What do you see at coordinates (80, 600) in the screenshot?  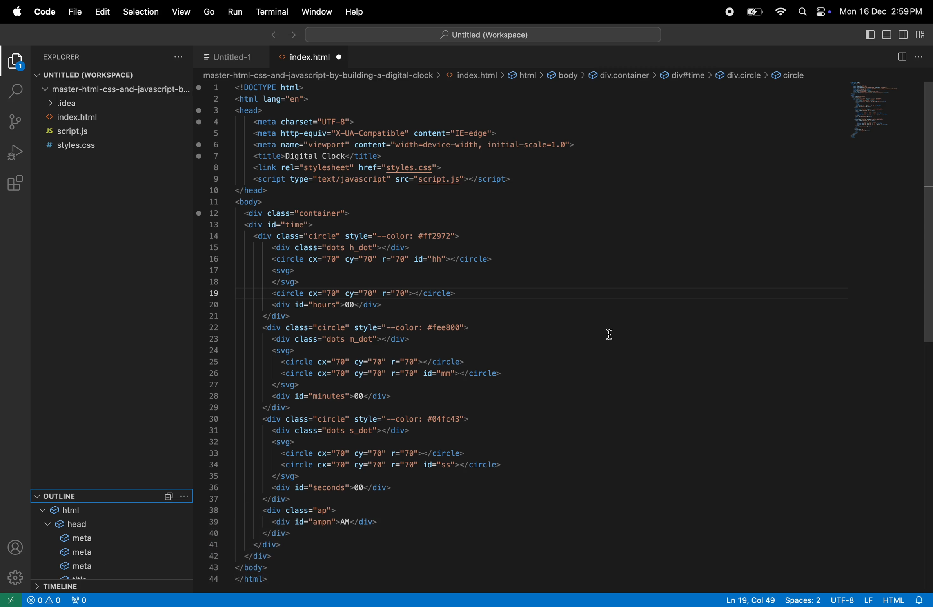 I see `no ports forwarded` at bounding box center [80, 600].